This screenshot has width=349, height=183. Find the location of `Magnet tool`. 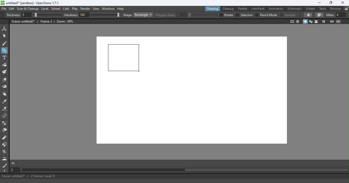

Magnet tool is located at coordinates (5, 145).